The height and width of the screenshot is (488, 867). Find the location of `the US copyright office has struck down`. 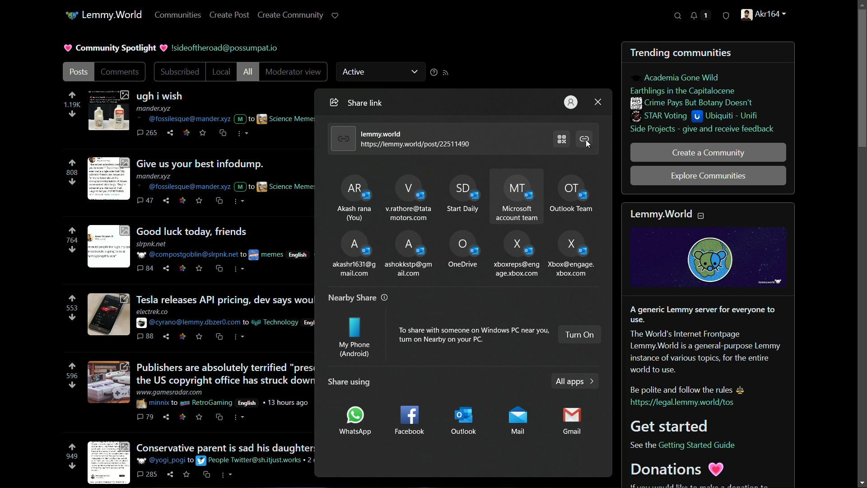

the US copyright office has struck down is located at coordinates (225, 381).